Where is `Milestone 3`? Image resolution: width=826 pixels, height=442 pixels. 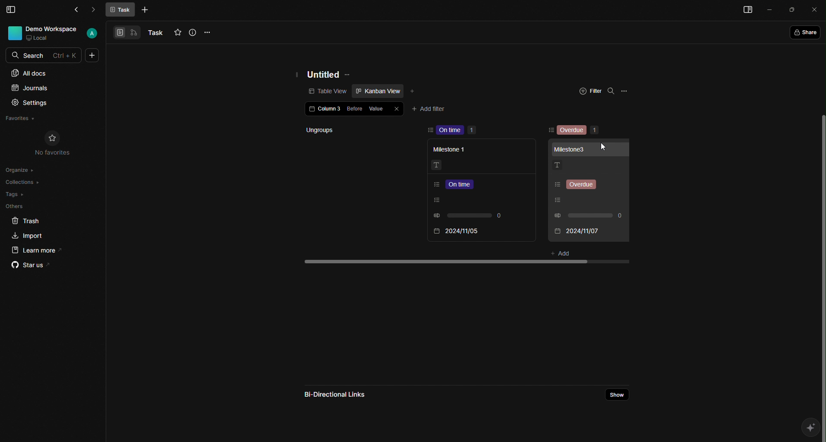 Milestone 3 is located at coordinates (571, 148).